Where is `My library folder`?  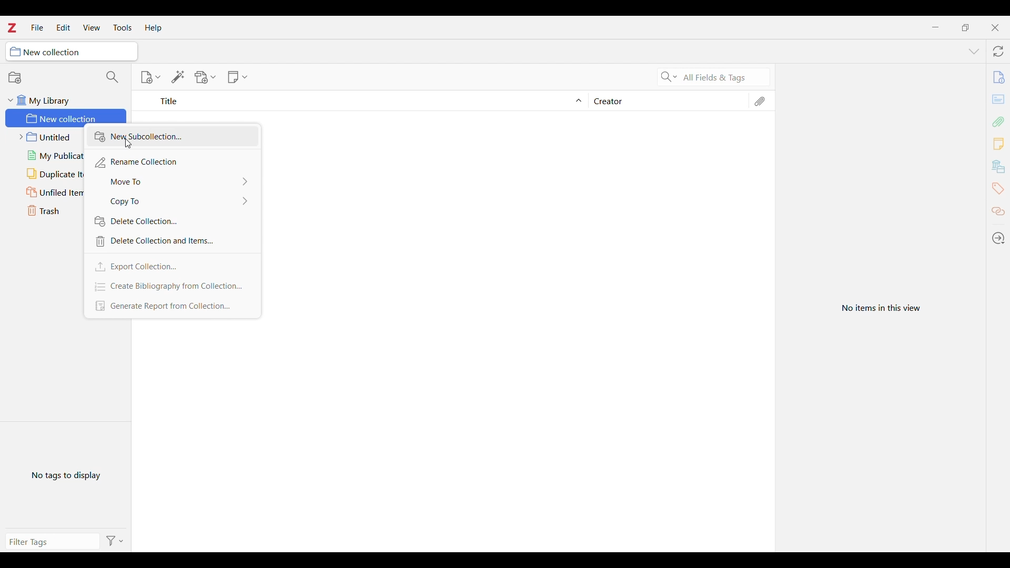
My library folder is located at coordinates (66, 100).